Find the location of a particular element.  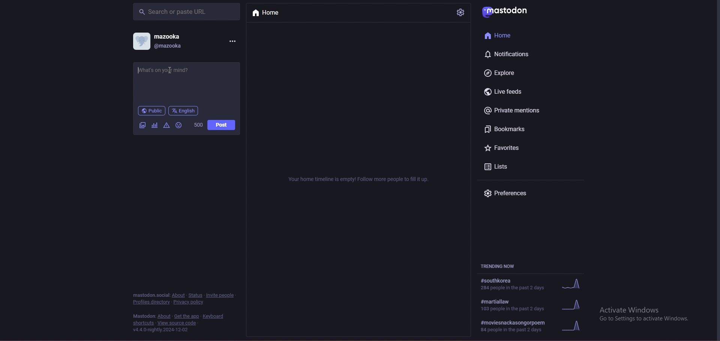

status is located at coordinates (195, 295).